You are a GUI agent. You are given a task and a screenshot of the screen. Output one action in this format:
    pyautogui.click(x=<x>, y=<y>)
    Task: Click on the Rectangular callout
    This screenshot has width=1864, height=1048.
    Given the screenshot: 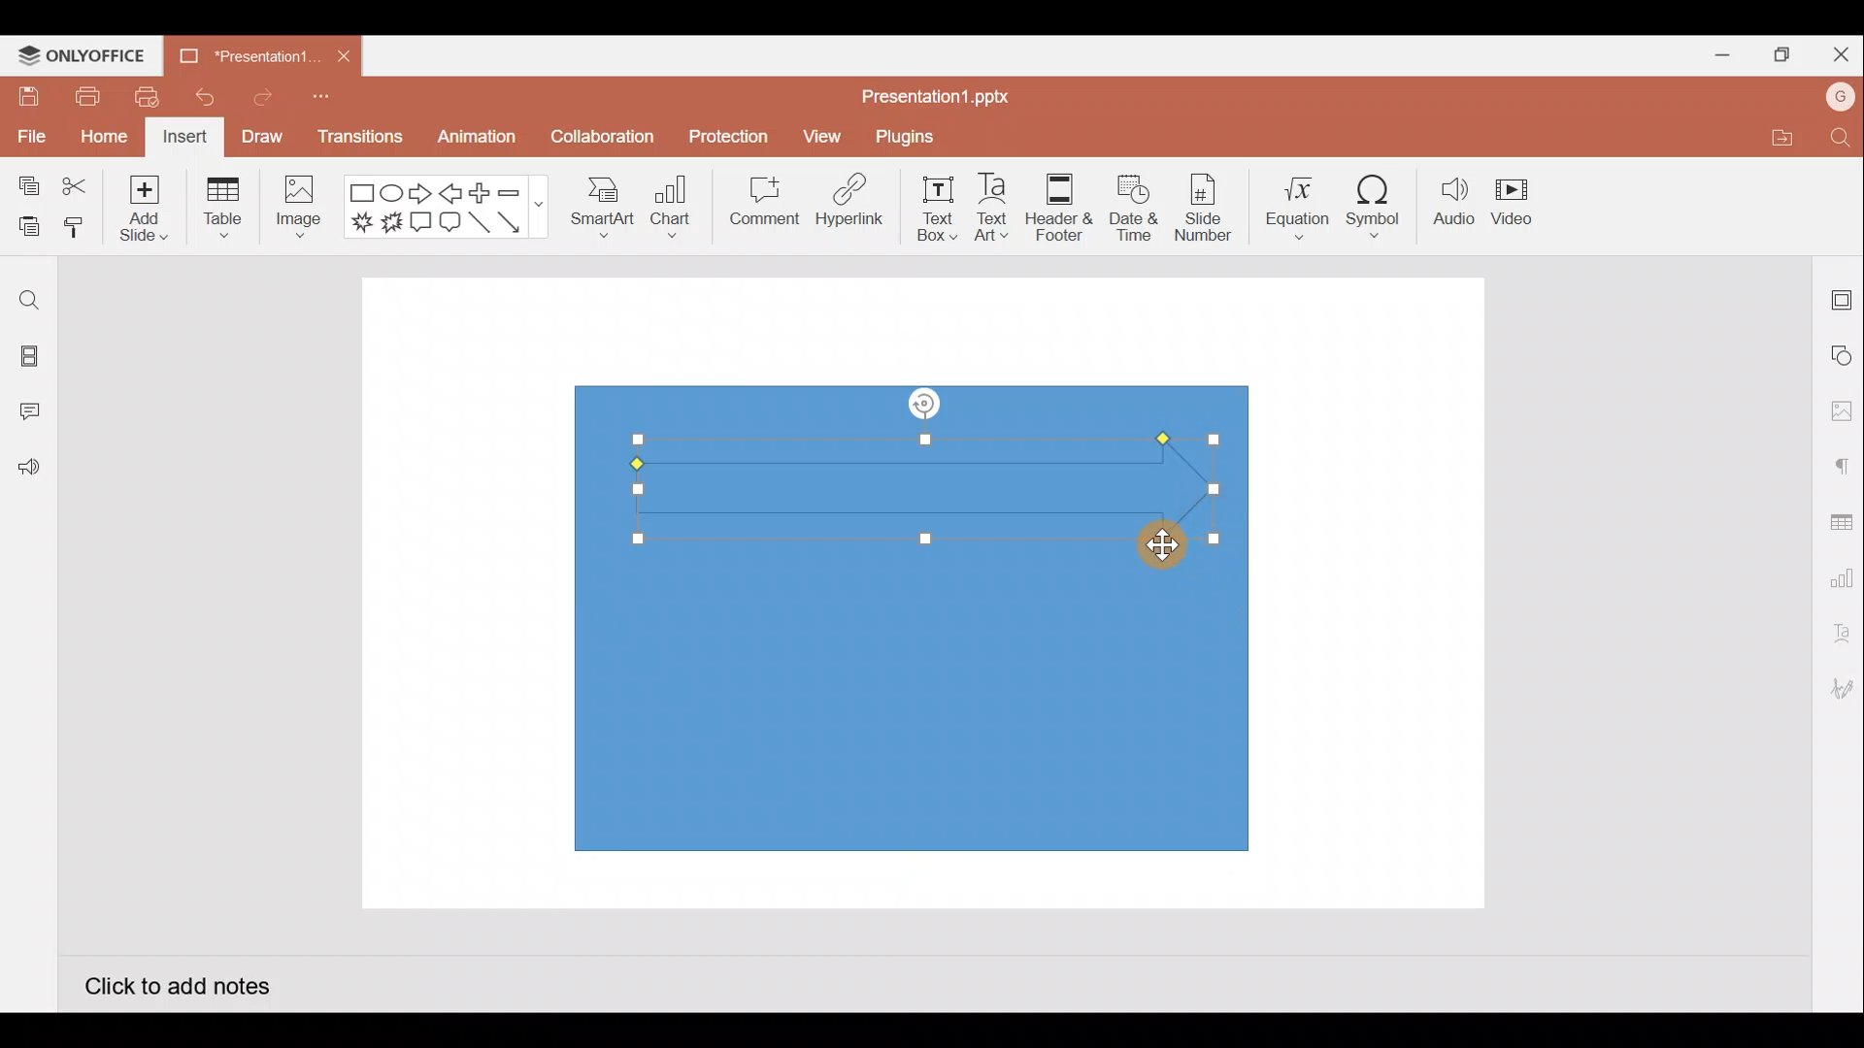 What is the action you would take?
    pyautogui.click(x=421, y=223)
    